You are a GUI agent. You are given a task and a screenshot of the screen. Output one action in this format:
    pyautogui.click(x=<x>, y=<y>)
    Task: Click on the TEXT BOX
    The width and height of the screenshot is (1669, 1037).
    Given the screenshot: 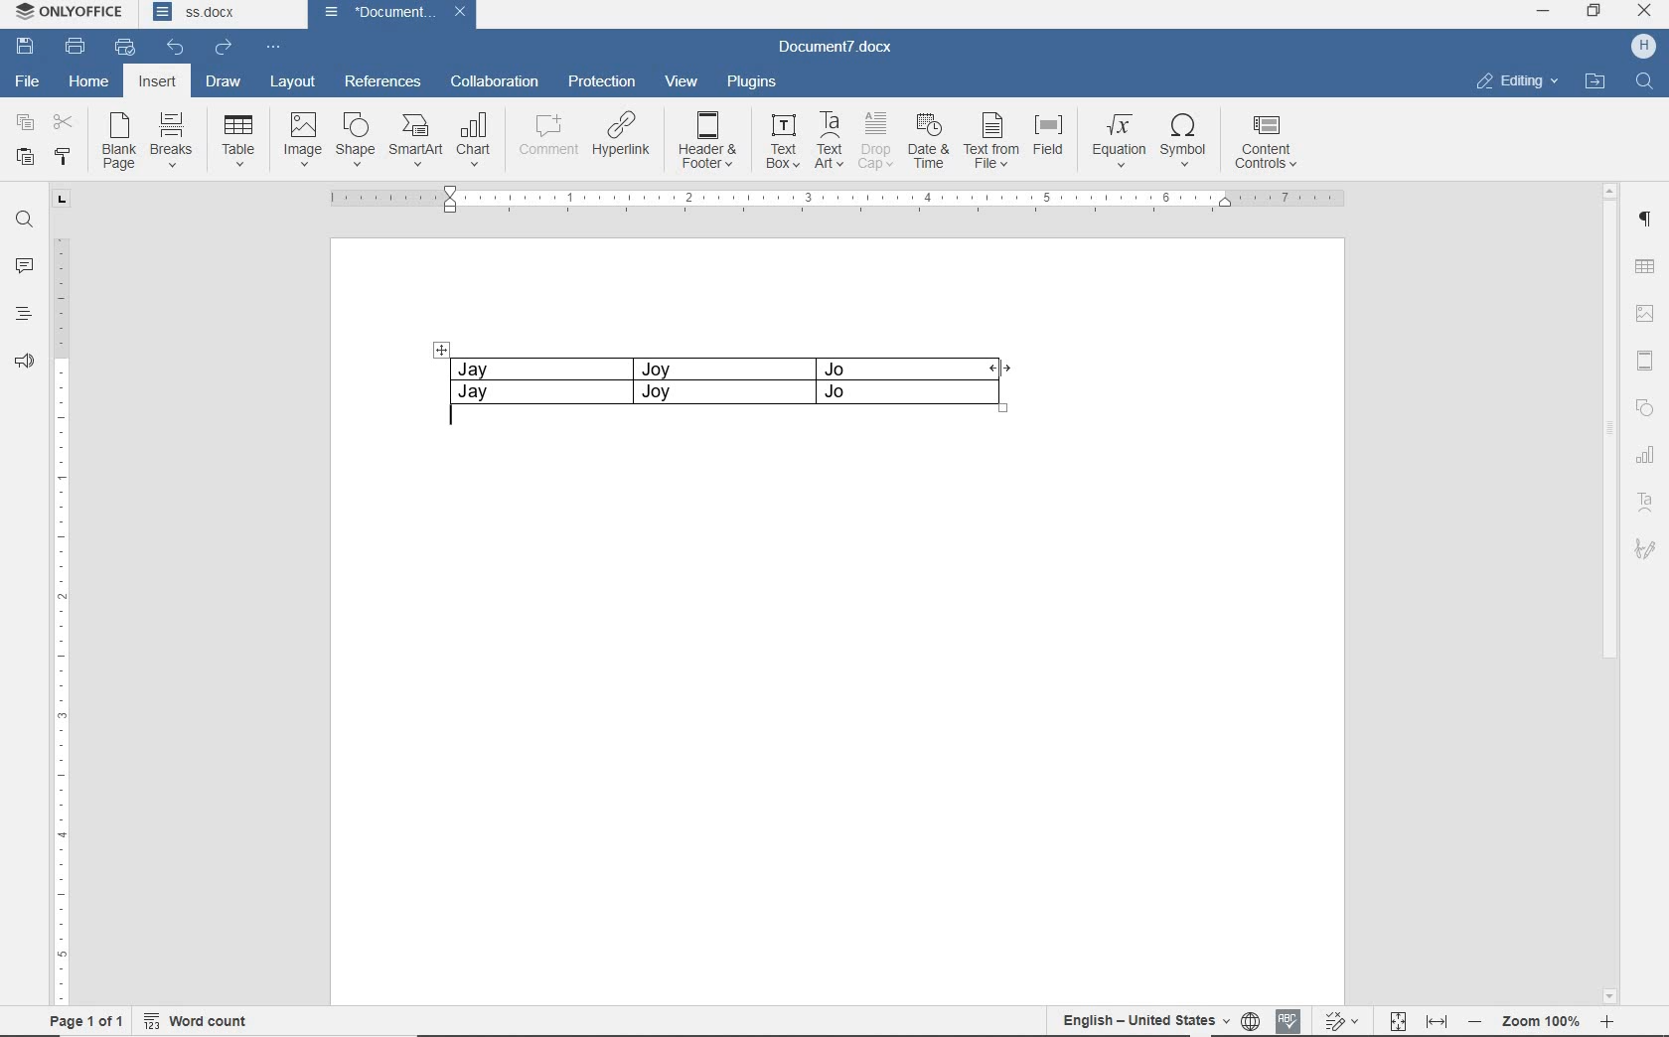 What is the action you would take?
    pyautogui.click(x=783, y=141)
    